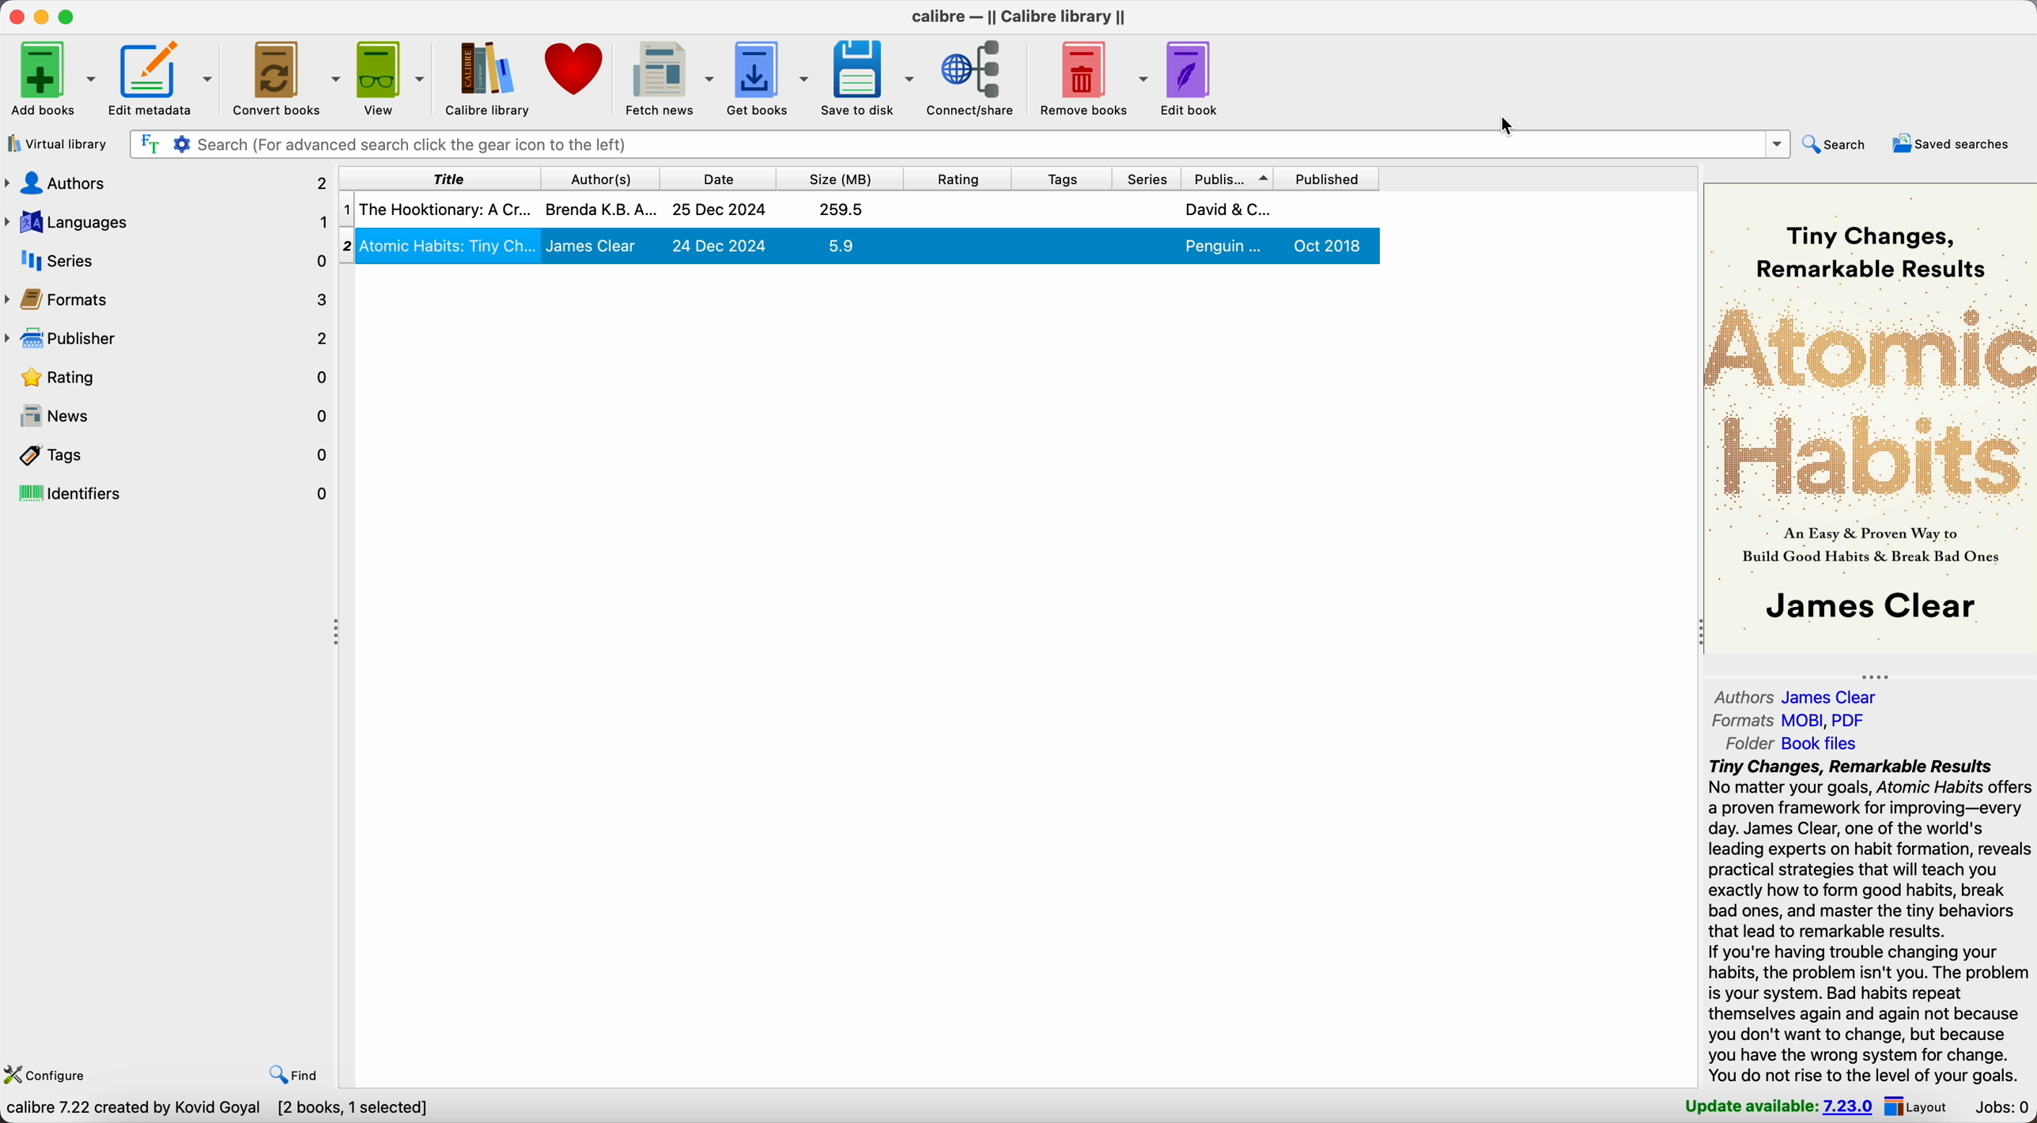  I want to click on donate, so click(576, 68).